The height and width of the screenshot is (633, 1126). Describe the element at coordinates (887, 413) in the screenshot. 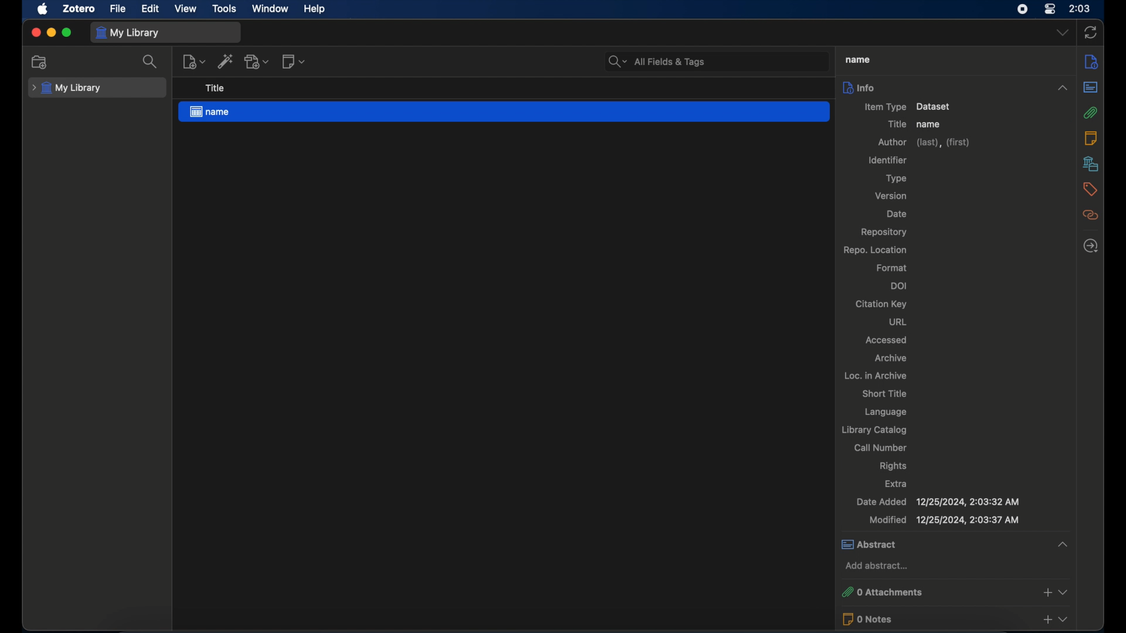

I see `language` at that location.